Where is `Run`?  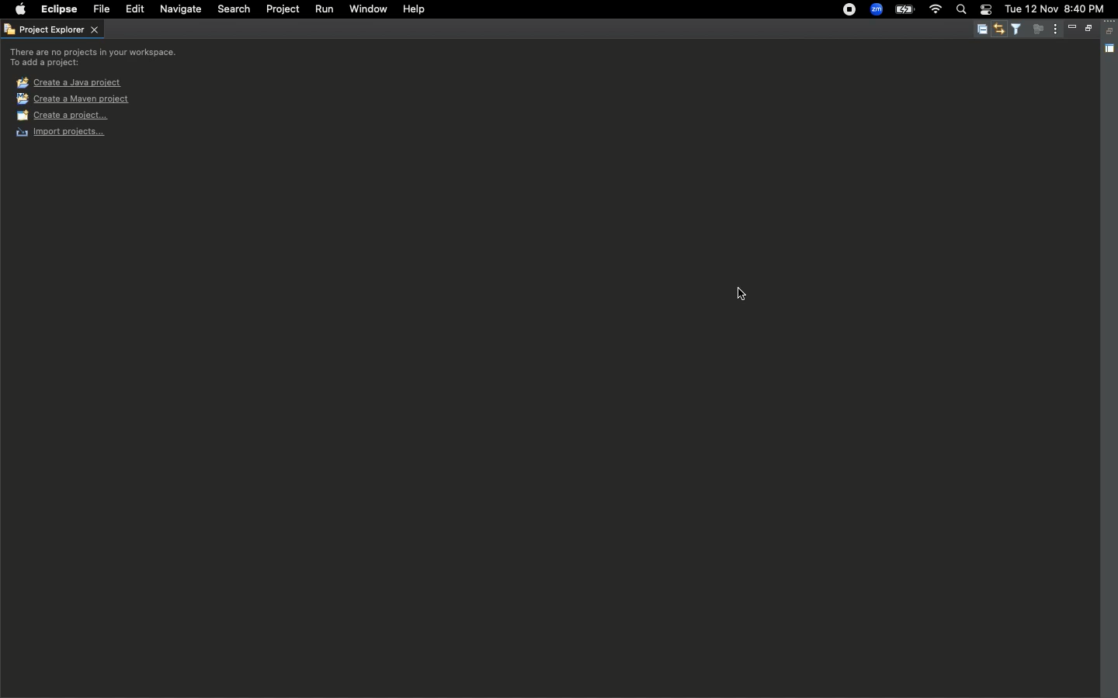
Run is located at coordinates (324, 9).